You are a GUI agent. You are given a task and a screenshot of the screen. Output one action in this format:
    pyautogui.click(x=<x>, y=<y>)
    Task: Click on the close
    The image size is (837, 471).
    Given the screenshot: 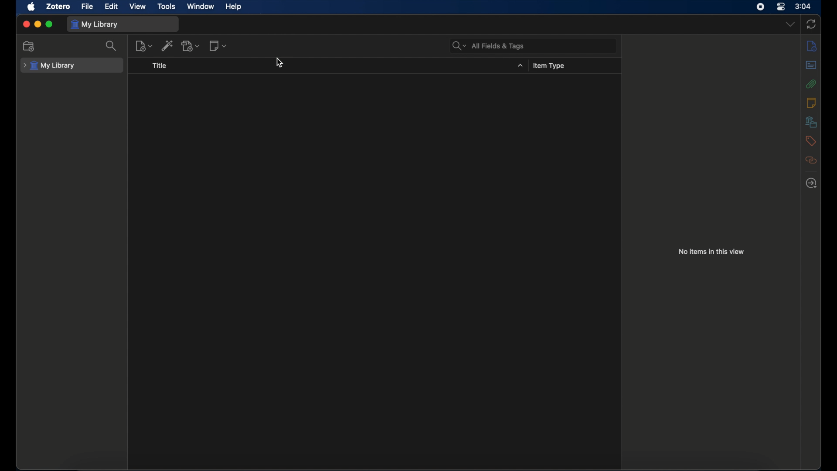 What is the action you would take?
    pyautogui.click(x=26, y=24)
    